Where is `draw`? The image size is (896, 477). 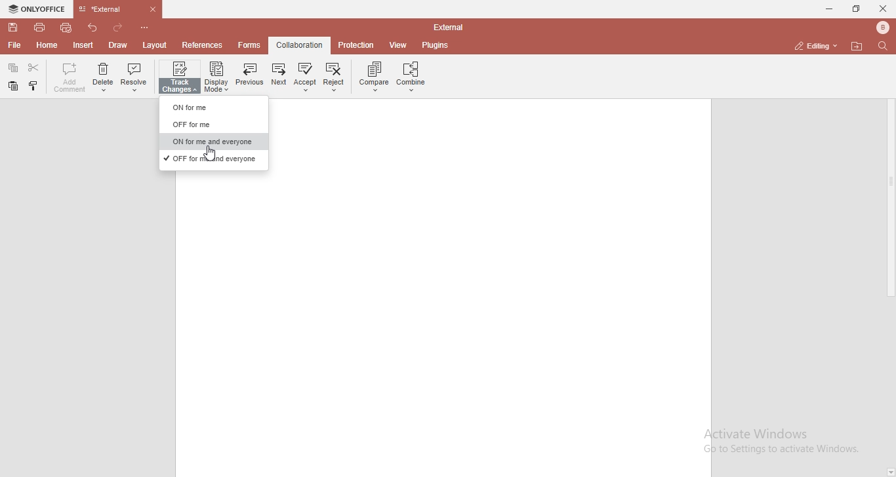
draw is located at coordinates (119, 45).